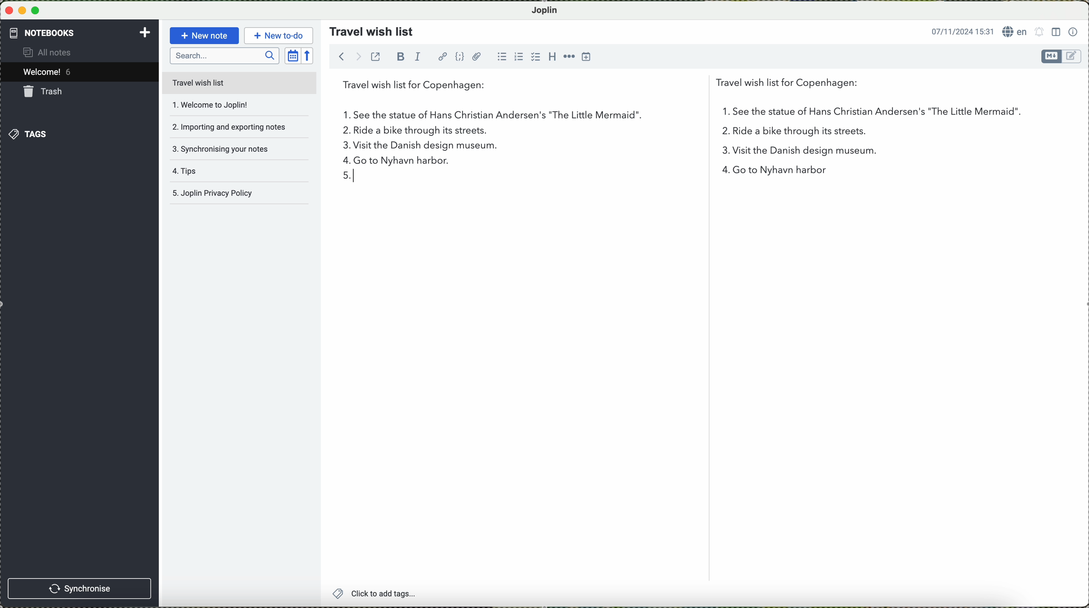 The image size is (1089, 608). Describe the element at coordinates (1056, 32) in the screenshot. I see `toggle editor layout` at that location.